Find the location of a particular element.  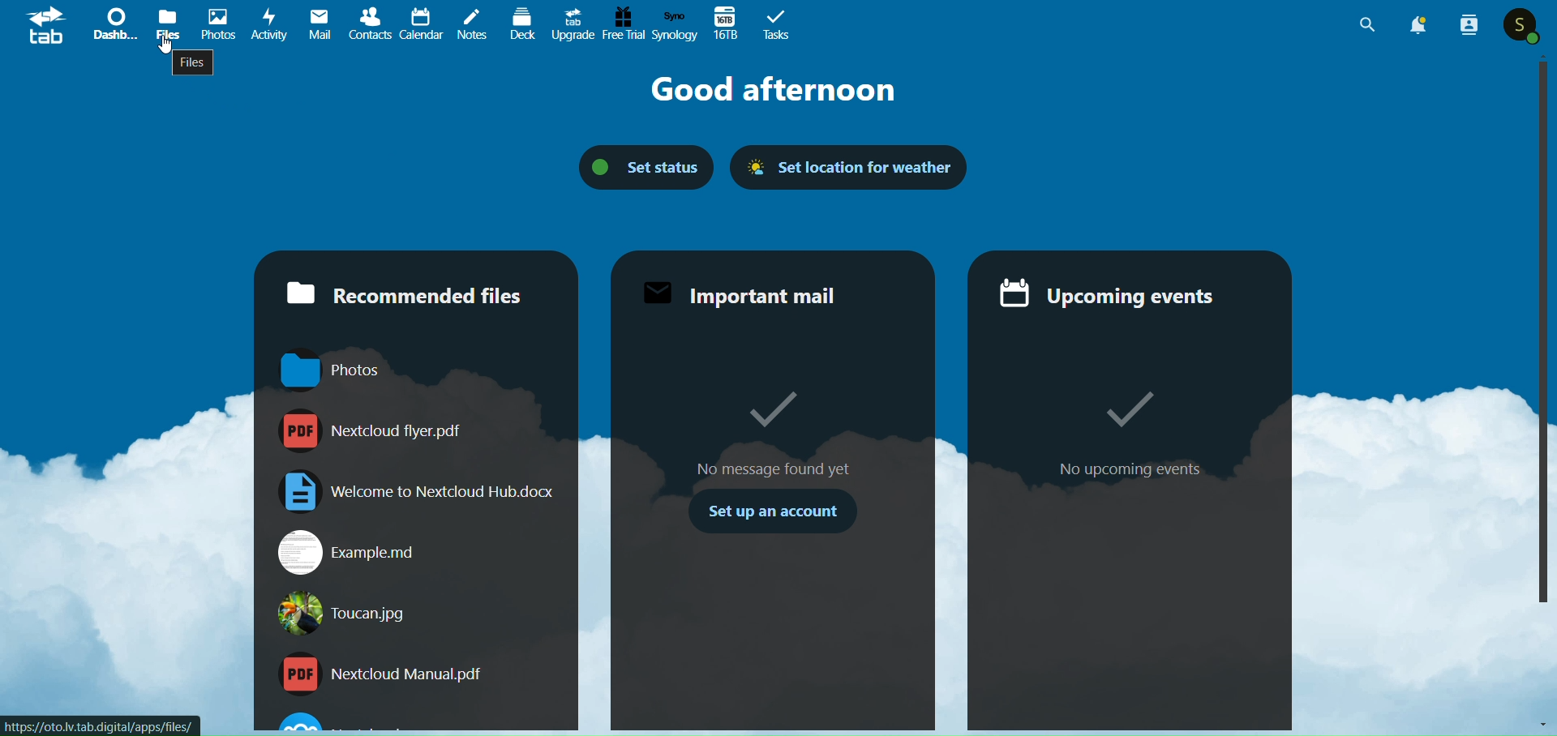

Tick mark is located at coordinates (1128, 409).